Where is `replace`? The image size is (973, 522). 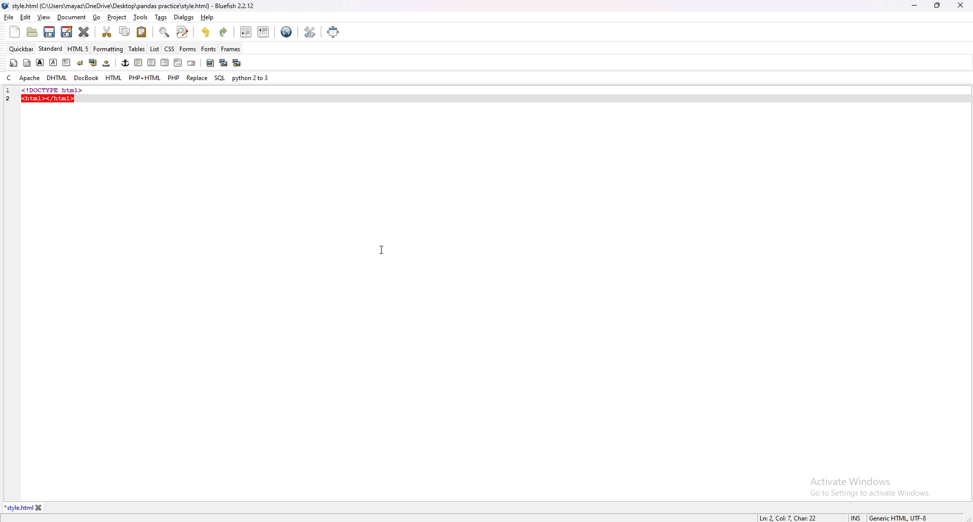
replace is located at coordinates (197, 78).